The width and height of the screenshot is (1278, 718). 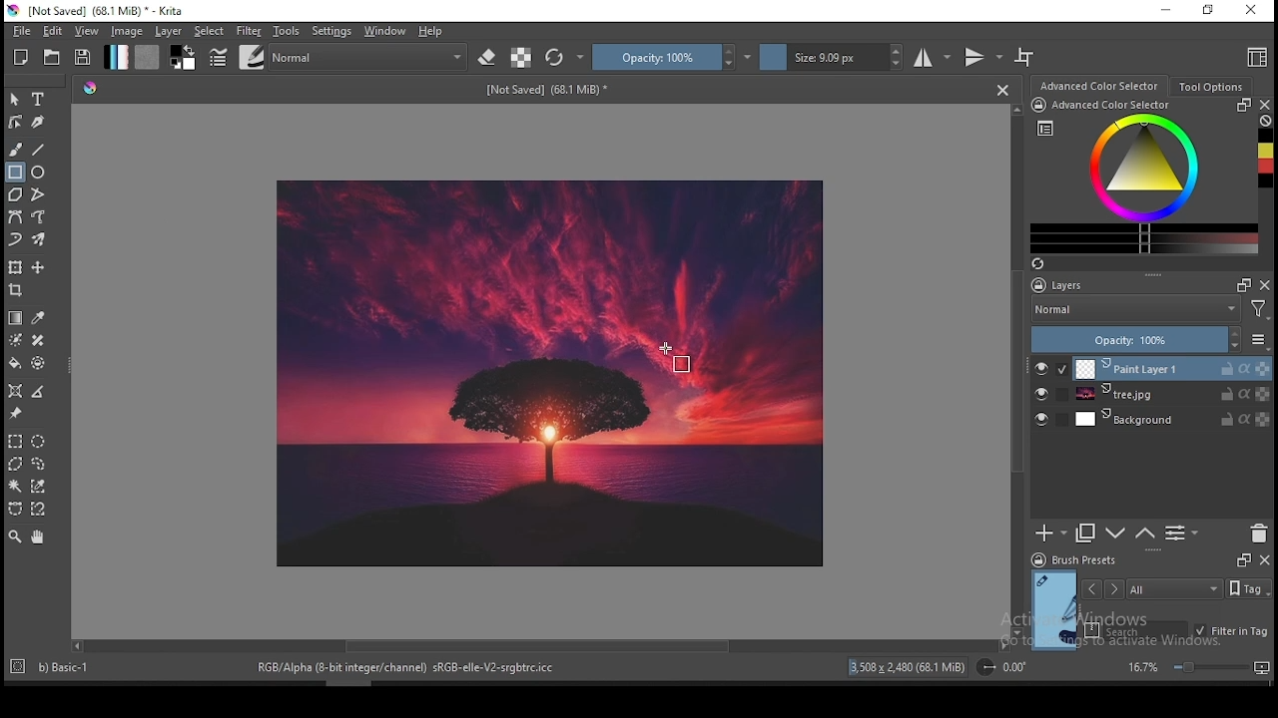 What do you see at coordinates (832, 58) in the screenshot?
I see `size` at bounding box center [832, 58].